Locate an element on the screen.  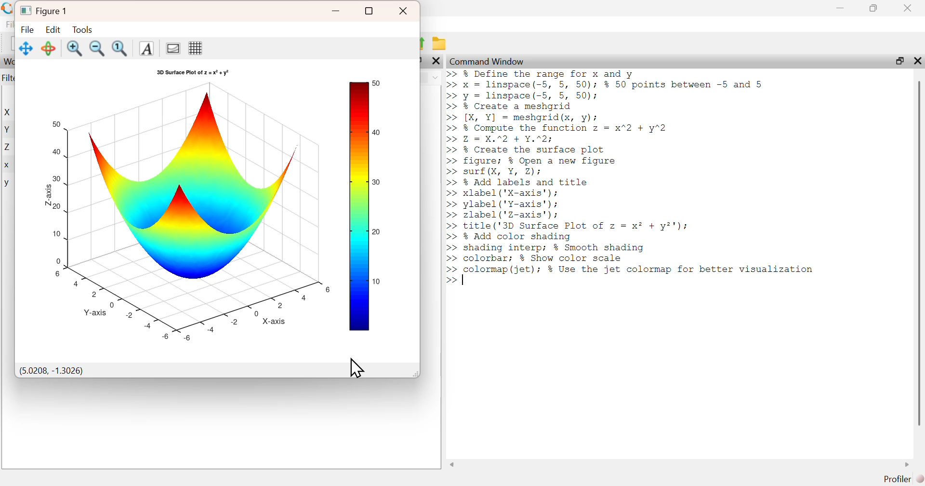
Z is located at coordinates (9, 148).